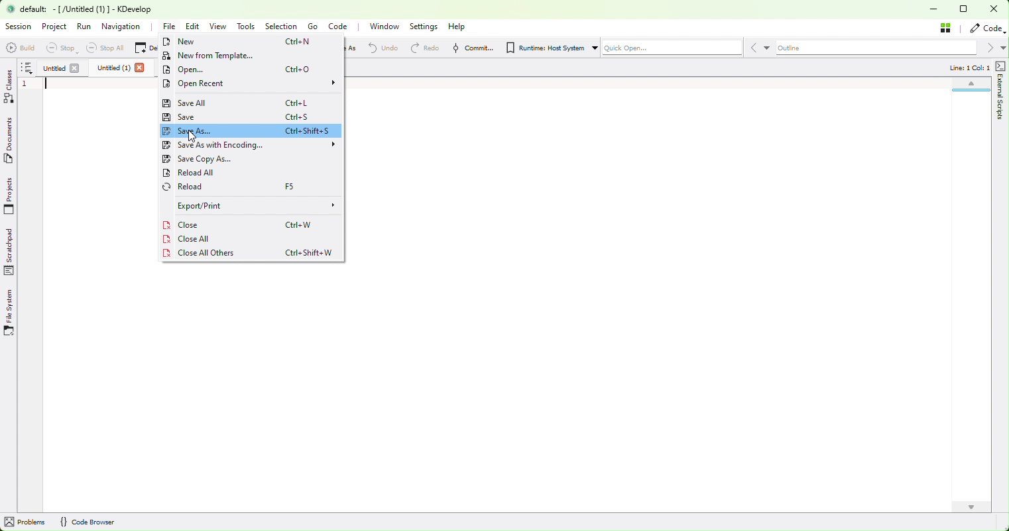 This screenshot has height=531, width=1009. Describe the element at coordinates (191, 239) in the screenshot. I see `Close All` at that location.